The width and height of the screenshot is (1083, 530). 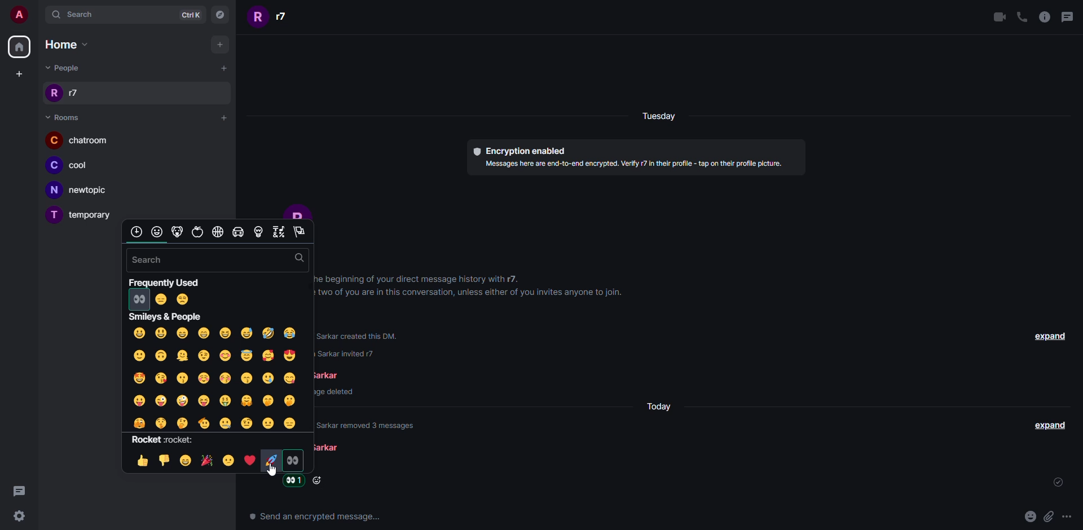 I want to click on text, so click(x=317, y=516).